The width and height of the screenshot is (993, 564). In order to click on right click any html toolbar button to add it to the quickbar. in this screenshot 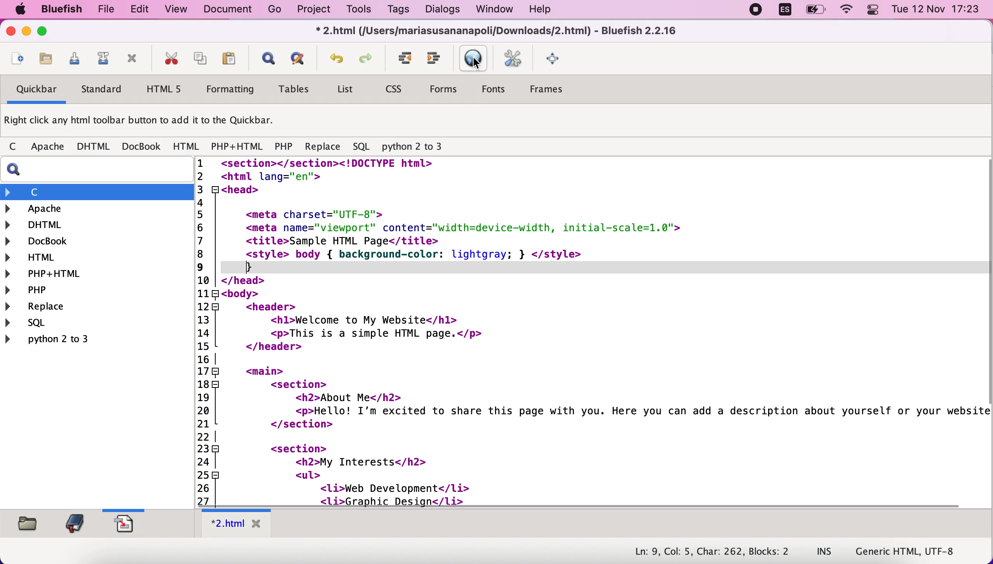, I will do `click(144, 121)`.